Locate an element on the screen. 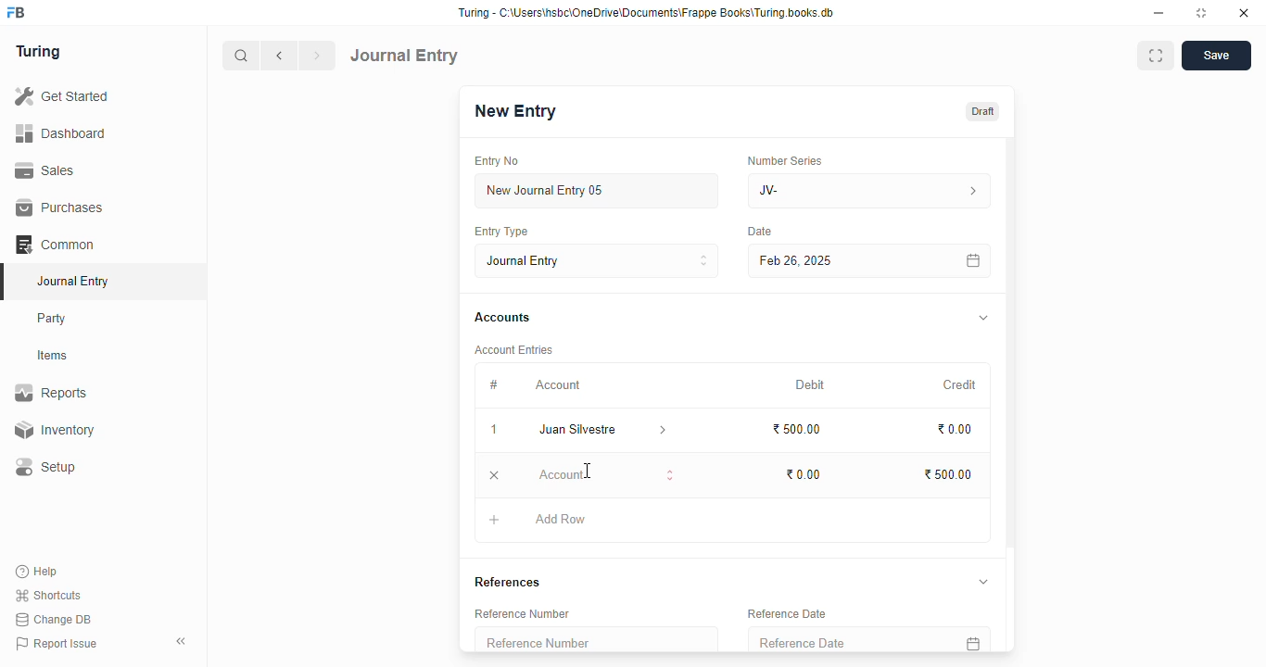 The height and width of the screenshot is (667, 1266). calendar icon is located at coordinates (972, 640).